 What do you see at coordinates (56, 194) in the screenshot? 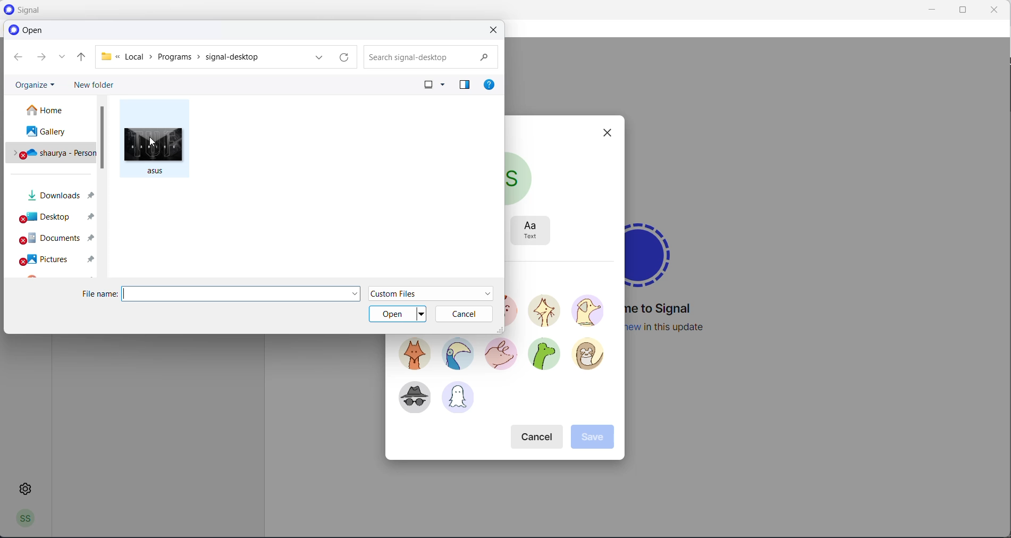
I see `downloads` at bounding box center [56, 194].